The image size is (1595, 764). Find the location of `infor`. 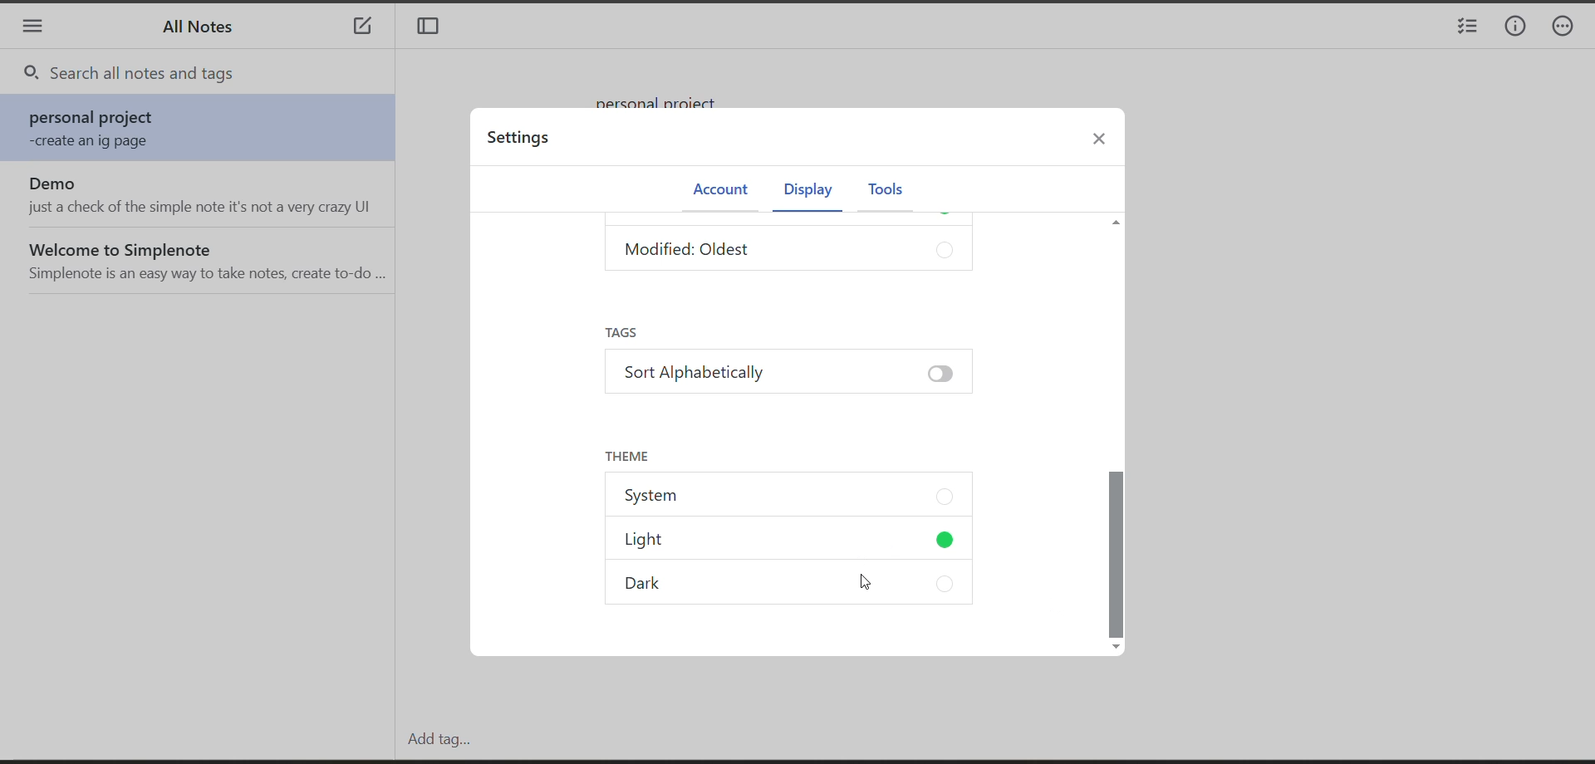

infor is located at coordinates (1516, 27).